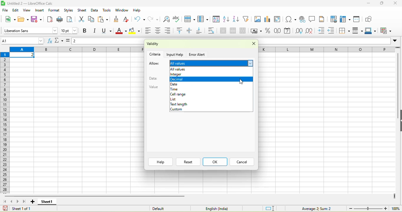 The height and width of the screenshot is (212, 402). I want to click on merge, so click(235, 31).